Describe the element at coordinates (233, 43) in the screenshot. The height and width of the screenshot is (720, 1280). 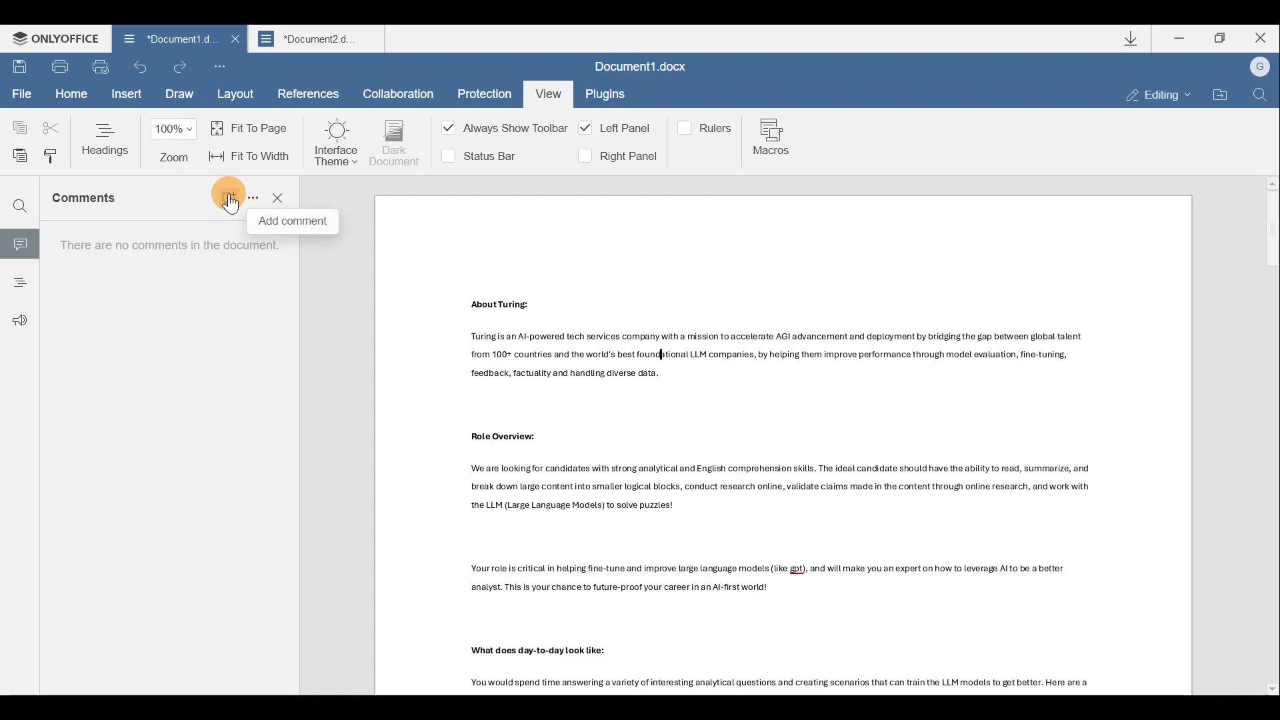
I see `Close` at that location.